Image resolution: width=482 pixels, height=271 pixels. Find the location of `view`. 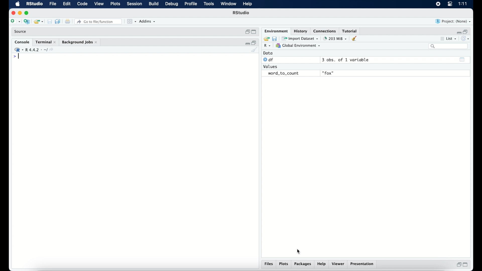

view is located at coordinates (99, 4).